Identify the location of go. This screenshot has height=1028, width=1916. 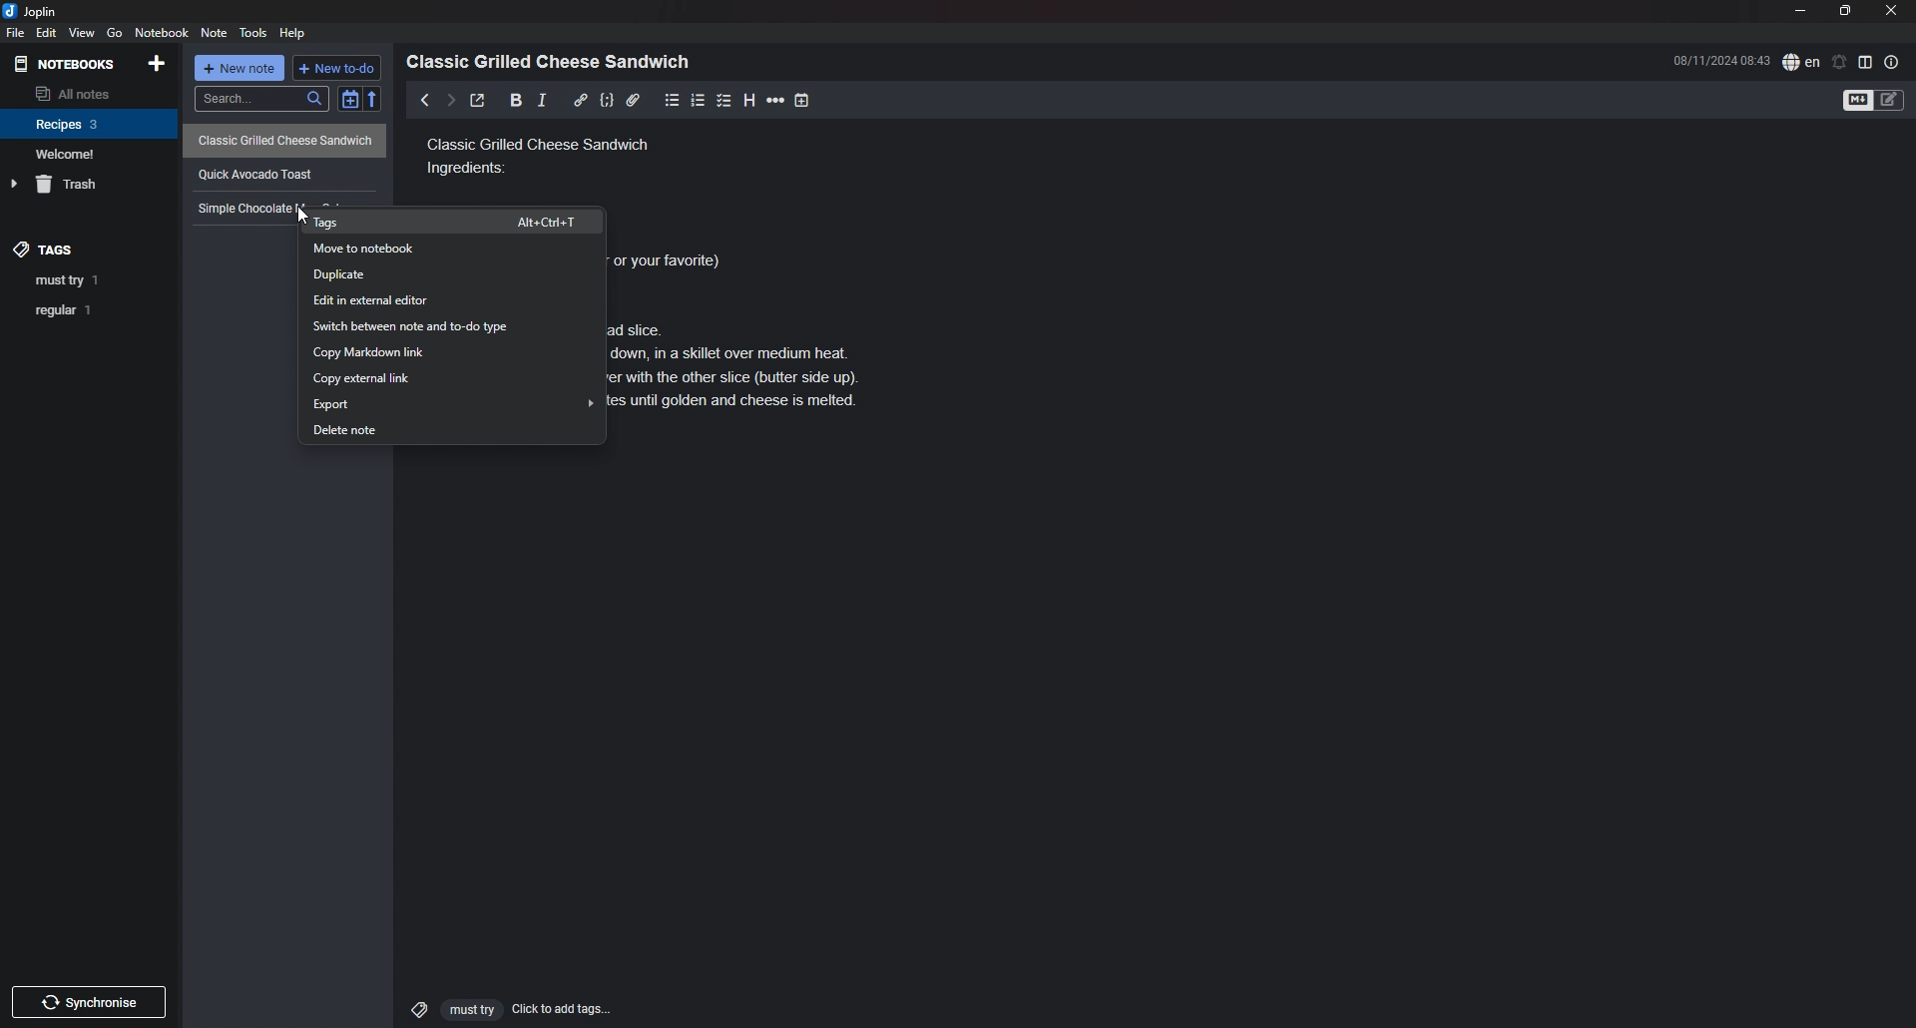
(116, 32).